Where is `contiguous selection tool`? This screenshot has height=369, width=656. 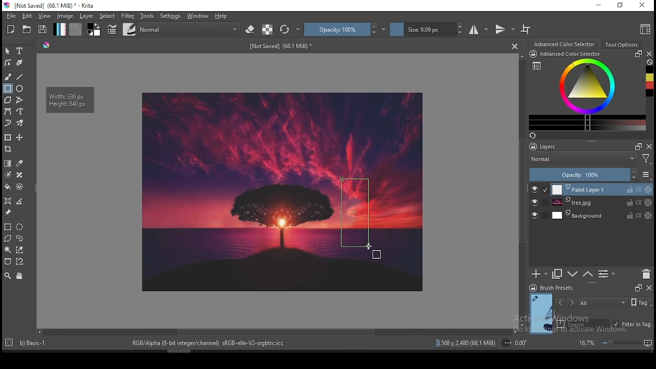 contiguous selection tool is located at coordinates (8, 250).